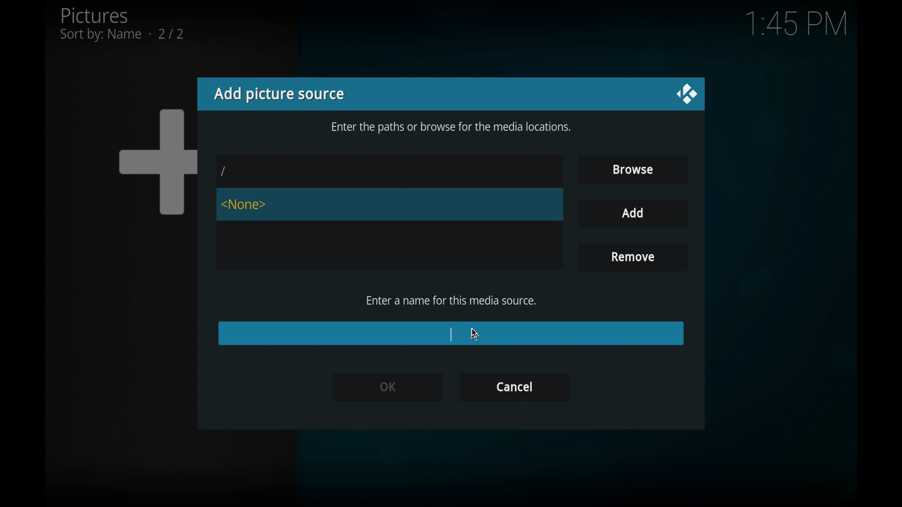 The image size is (902, 507). What do you see at coordinates (632, 170) in the screenshot?
I see `browse` at bounding box center [632, 170].